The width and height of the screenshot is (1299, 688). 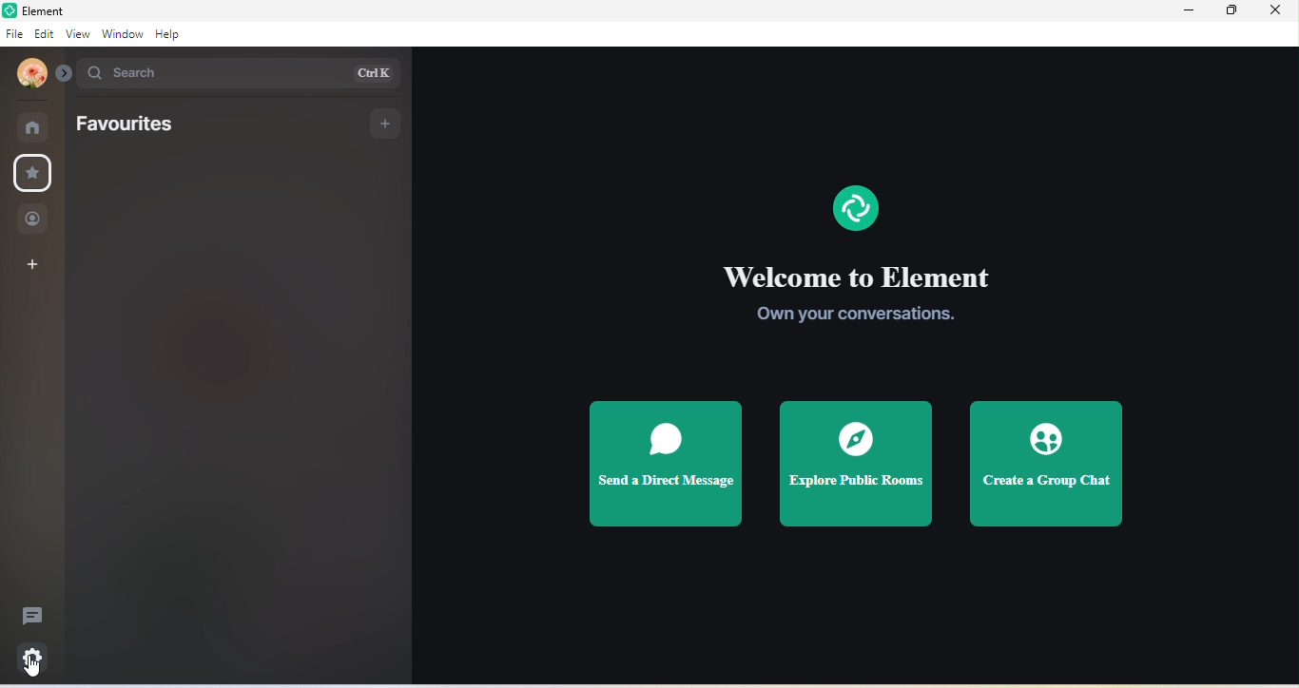 I want to click on add, so click(x=389, y=124).